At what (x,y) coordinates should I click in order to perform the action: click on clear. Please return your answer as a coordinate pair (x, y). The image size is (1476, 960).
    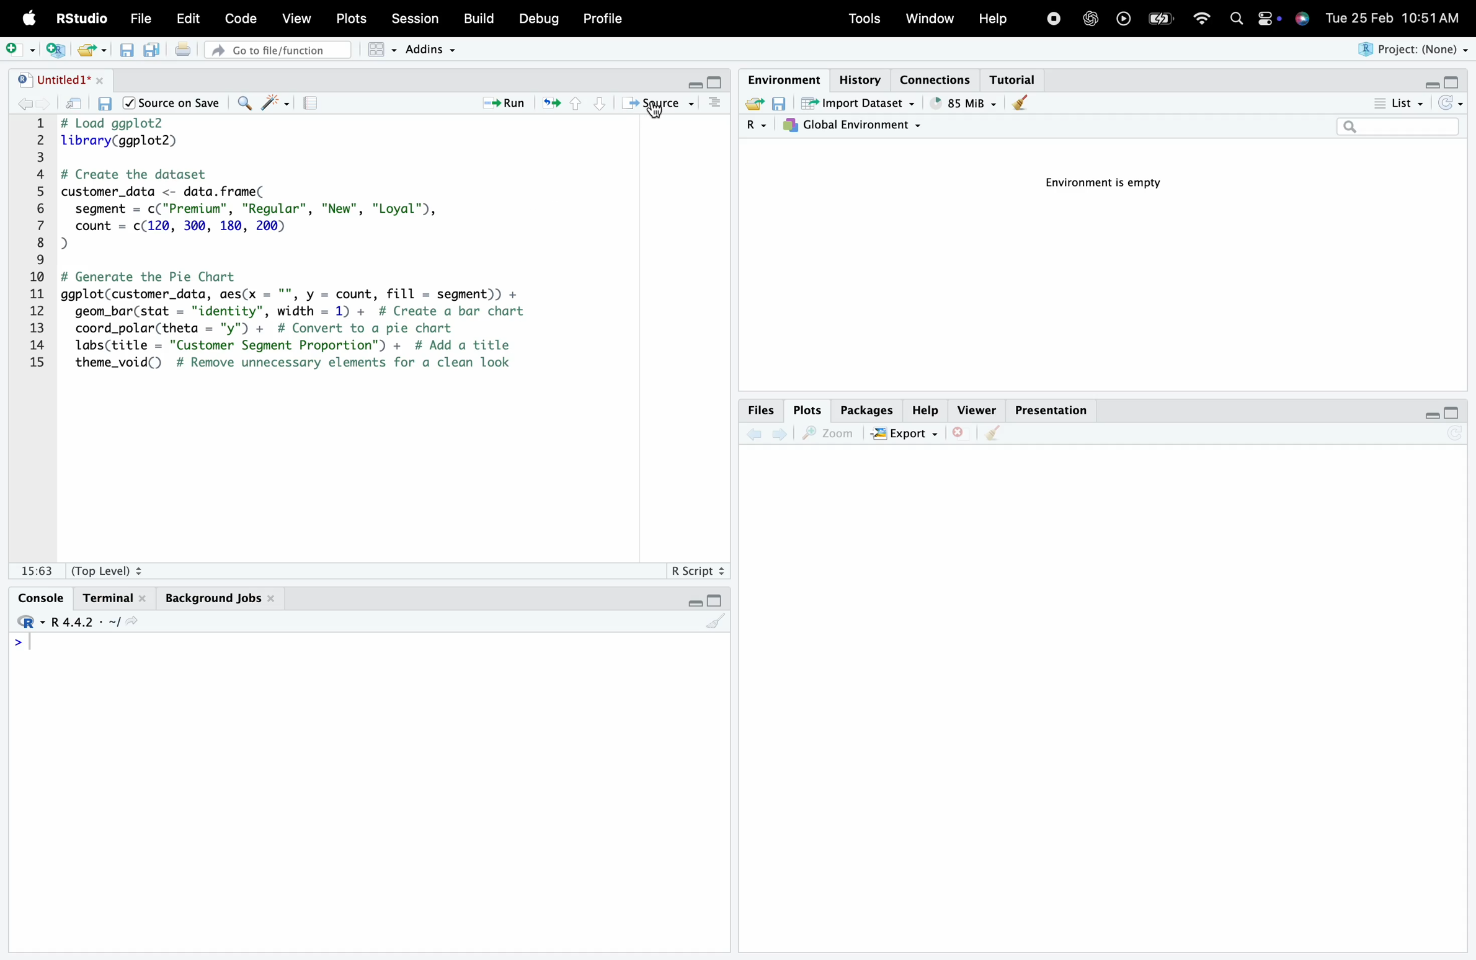
    Looking at the image, I should click on (716, 626).